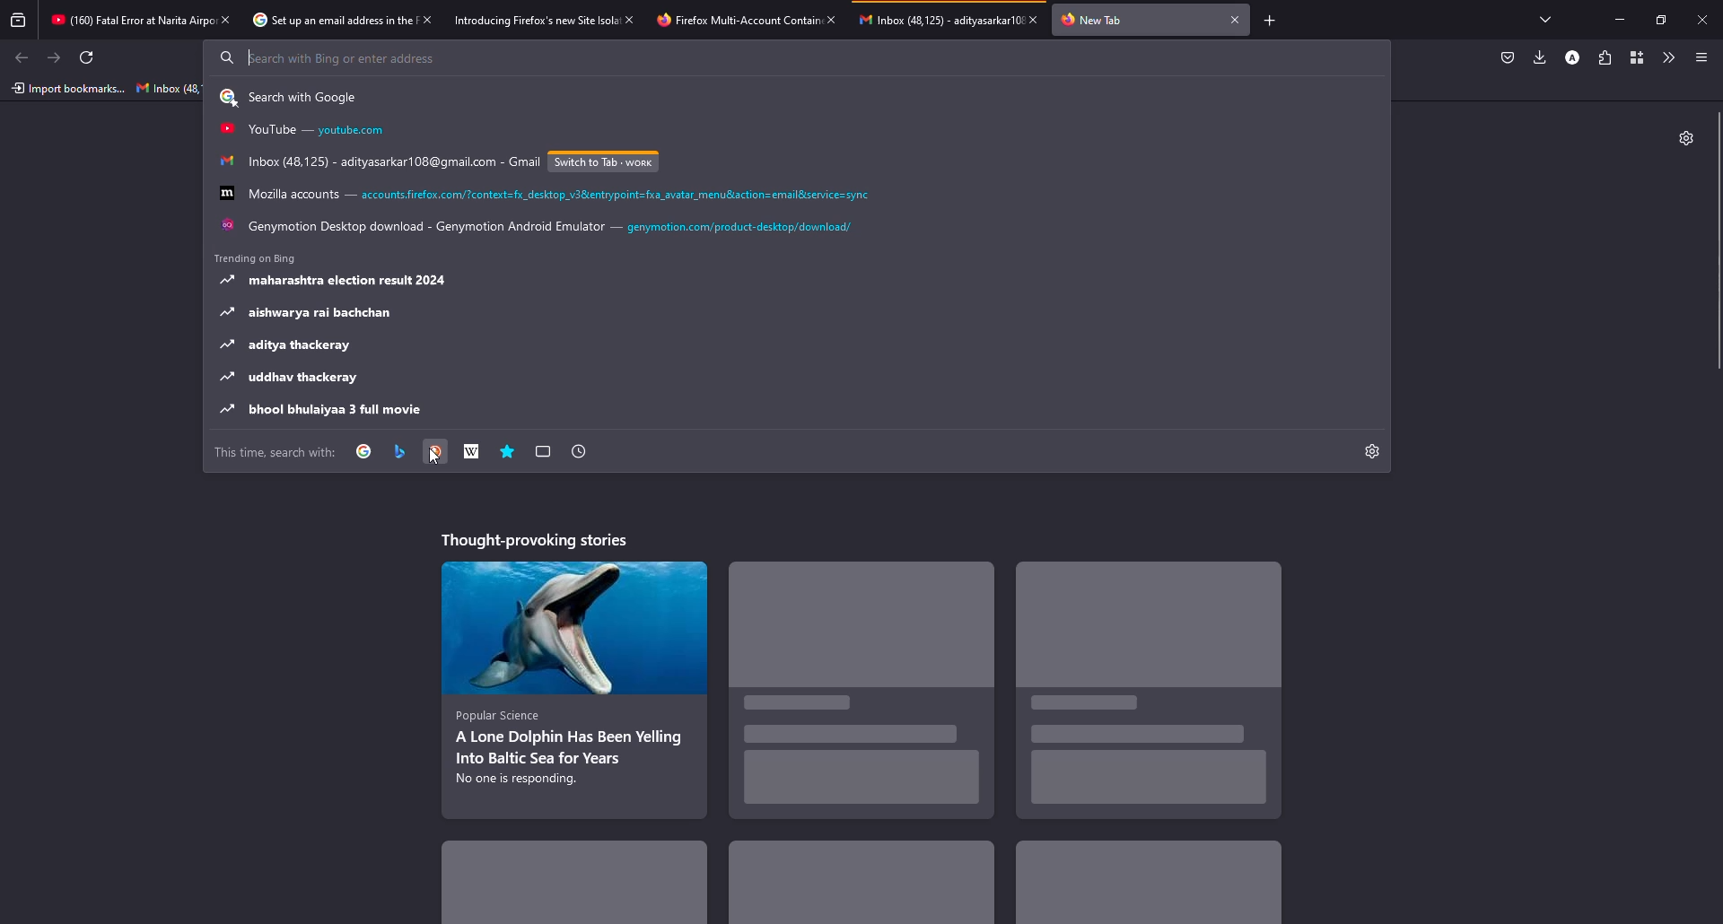 This screenshot has width=1723, height=924. Describe the element at coordinates (319, 21) in the screenshot. I see `tab` at that location.